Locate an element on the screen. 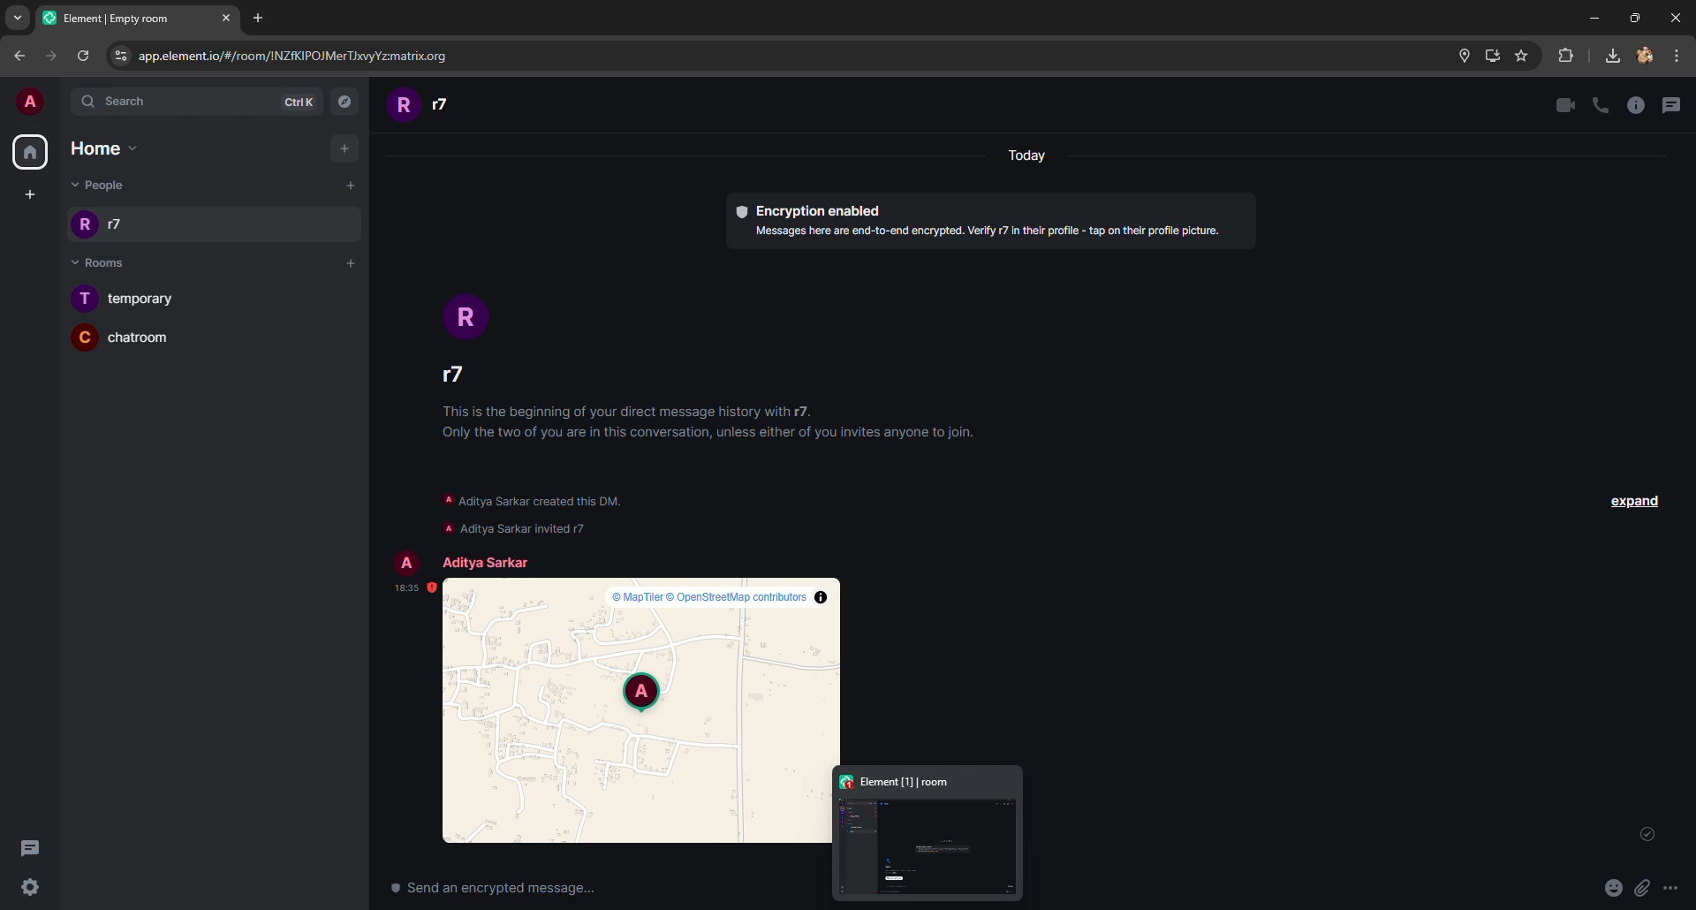 The height and width of the screenshot is (910, 1696). downloads is located at coordinates (1610, 54).